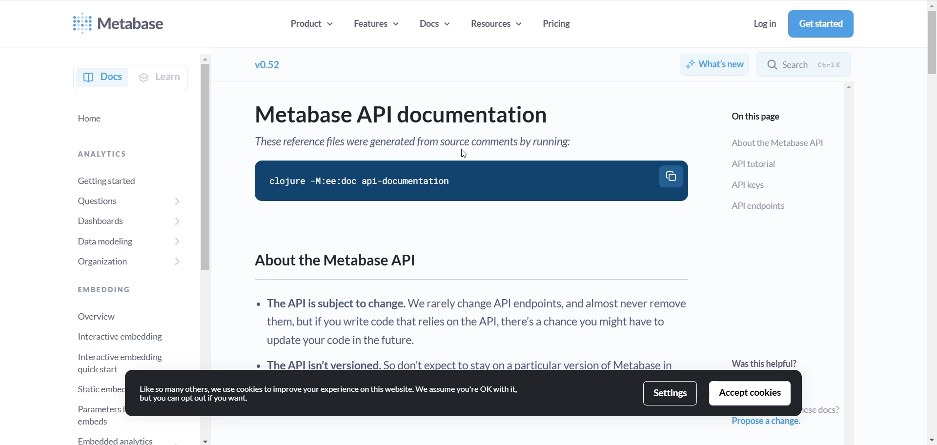 The height and width of the screenshot is (445, 937). What do you see at coordinates (205, 441) in the screenshot?
I see `move down` at bounding box center [205, 441].